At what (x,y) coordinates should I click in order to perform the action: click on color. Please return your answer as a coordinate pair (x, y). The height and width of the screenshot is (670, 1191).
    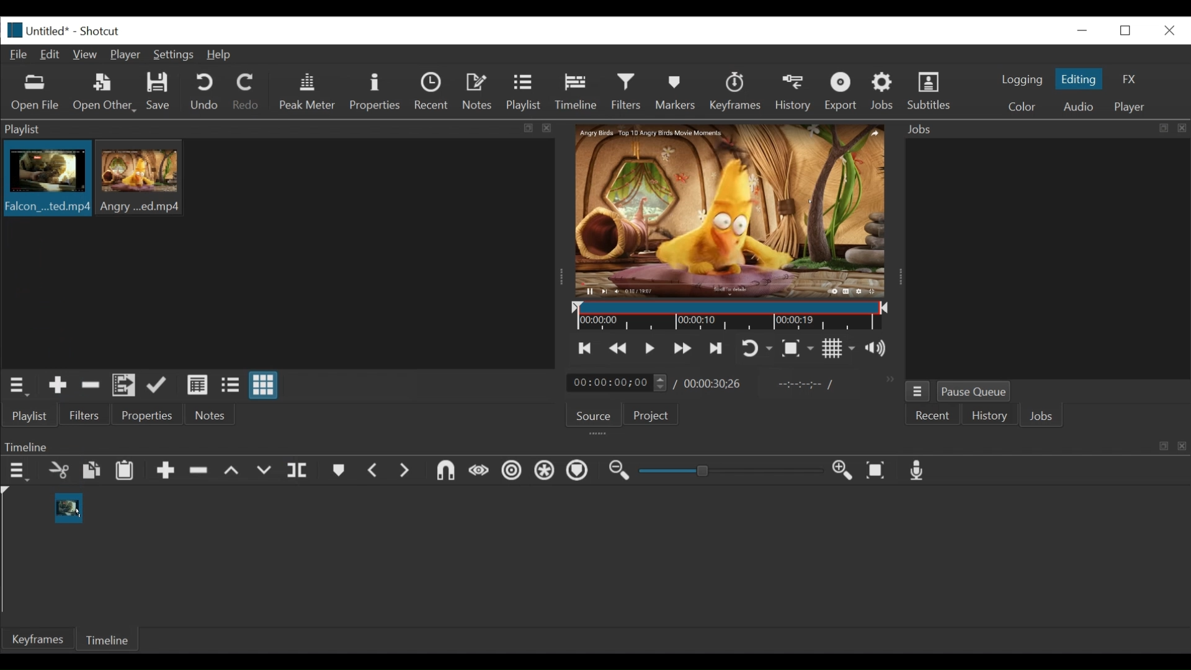
    Looking at the image, I should click on (1021, 108).